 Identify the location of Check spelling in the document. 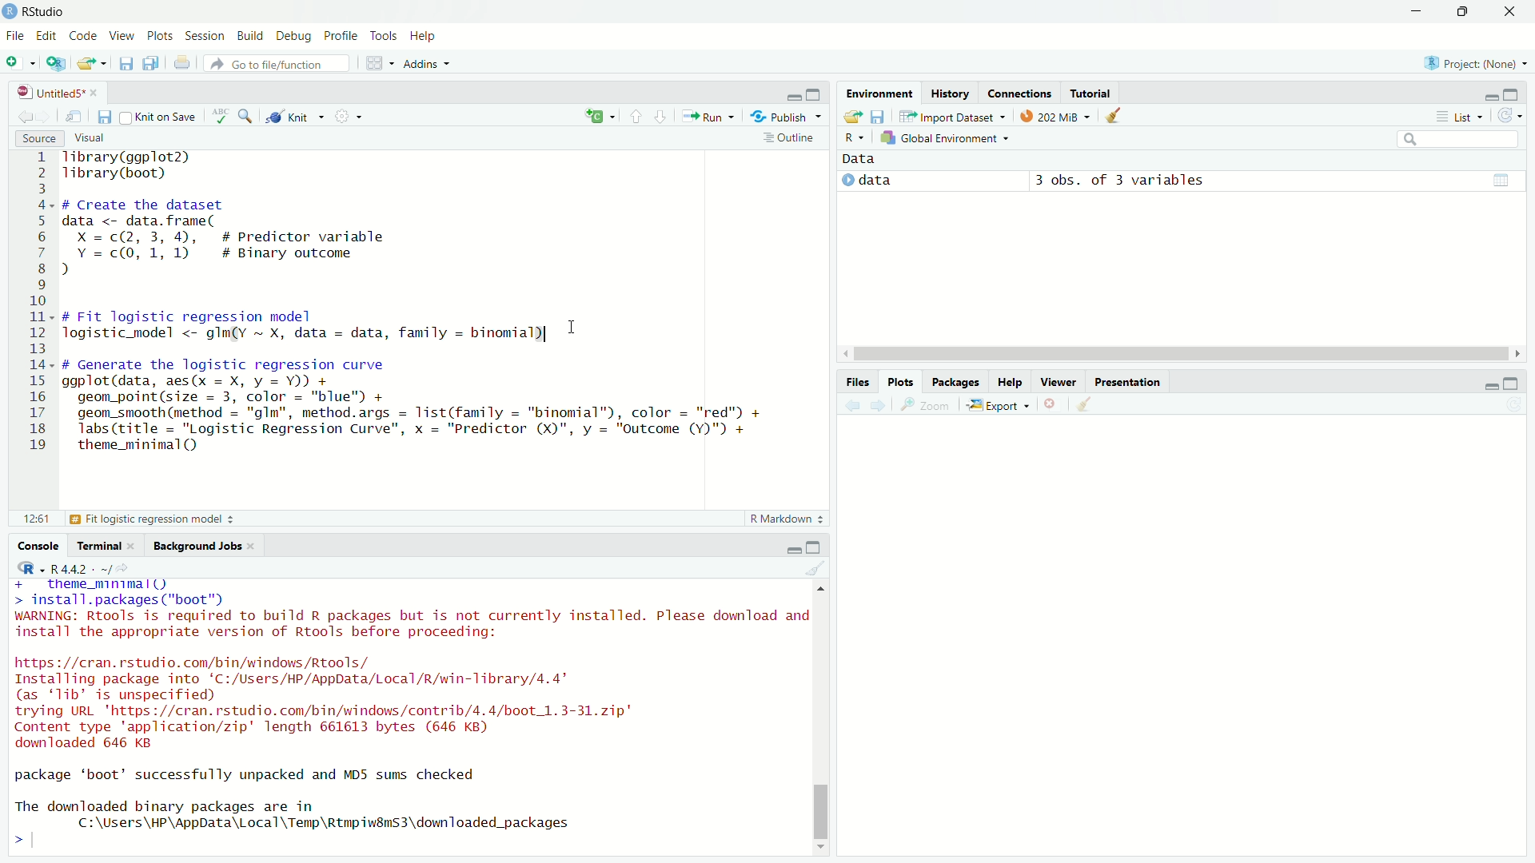
(221, 116).